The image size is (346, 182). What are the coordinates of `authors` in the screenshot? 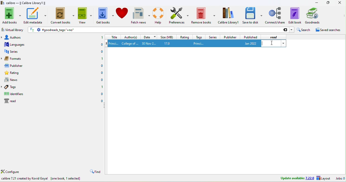 It's located at (15, 37).